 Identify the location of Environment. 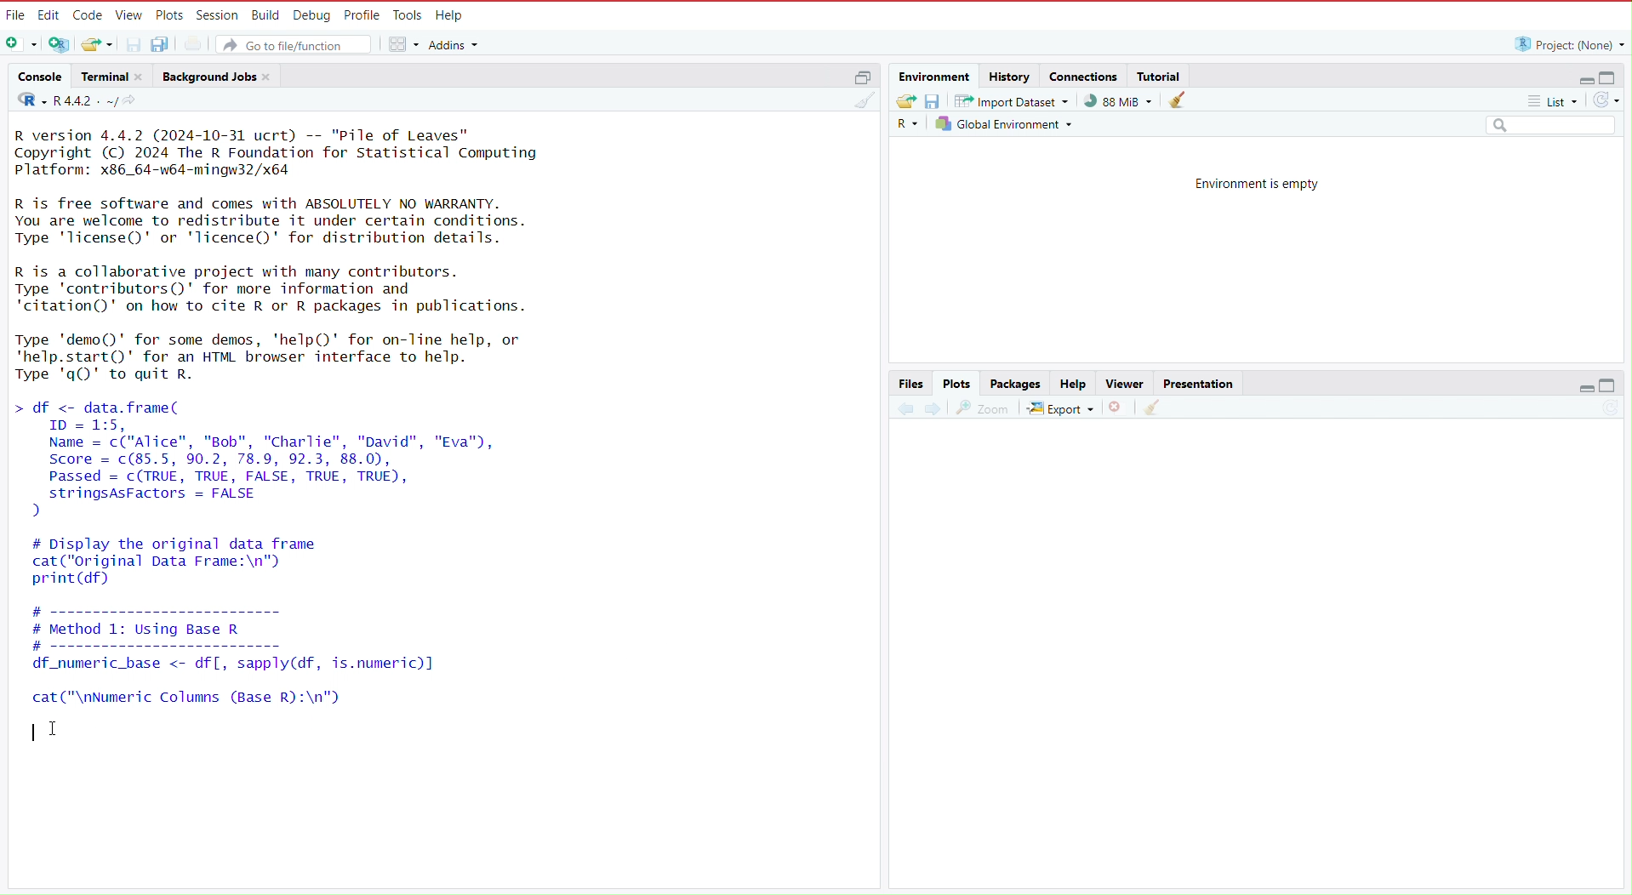
(936, 74).